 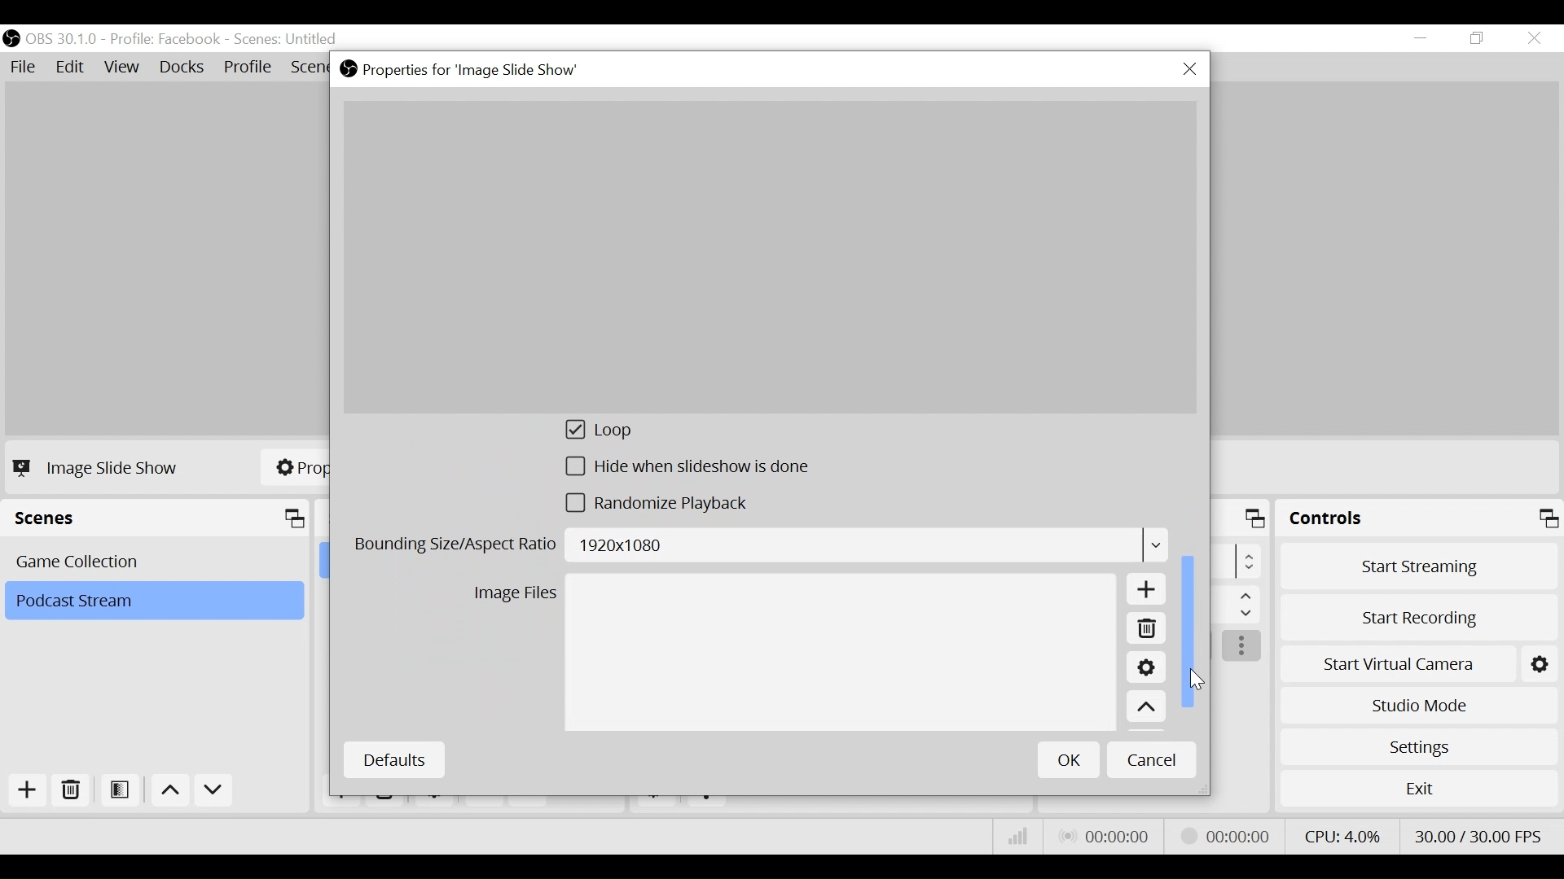 What do you see at coordinates (759, 545) in the screenshot?
I see `Bounding Size` at bounding box center [759, 545].